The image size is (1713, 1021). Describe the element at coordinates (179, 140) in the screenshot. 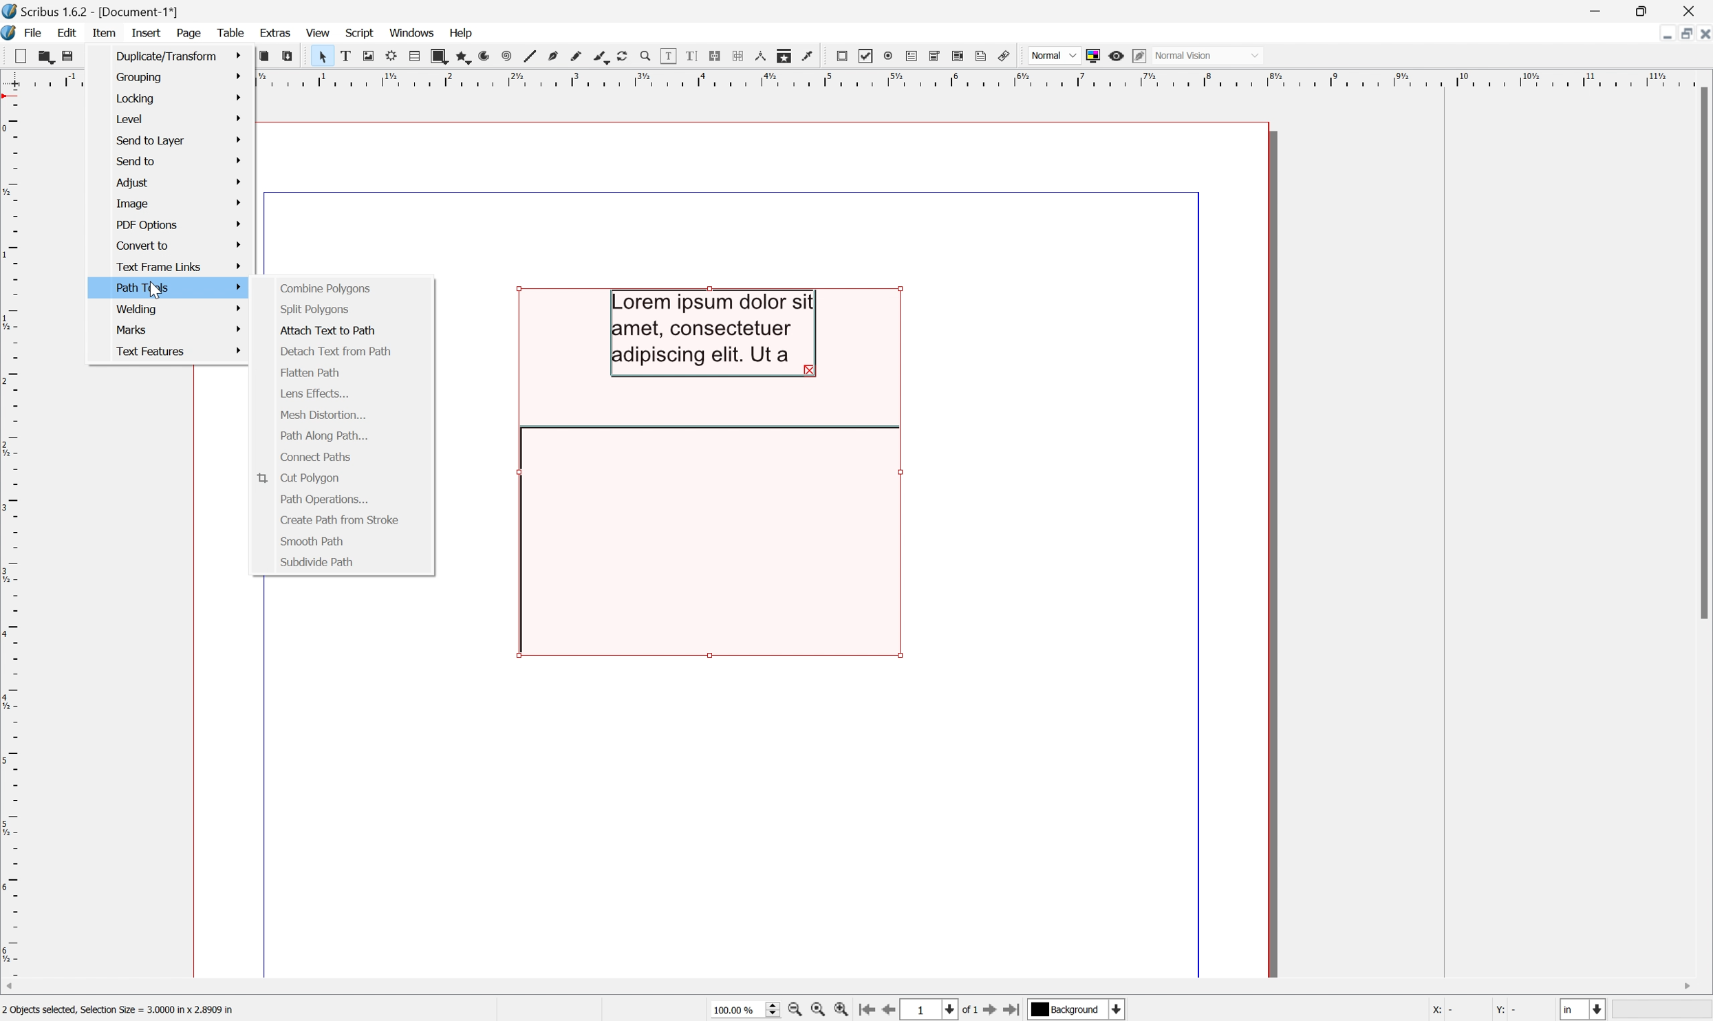

I see `Send to layer` at that location.